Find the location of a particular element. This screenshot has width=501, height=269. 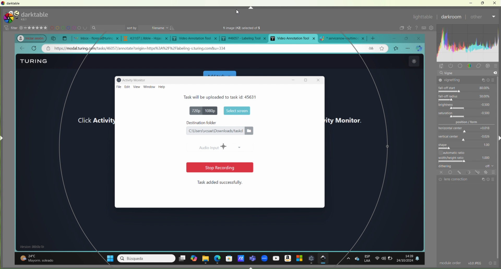

file is located at coordinates (117, 86).